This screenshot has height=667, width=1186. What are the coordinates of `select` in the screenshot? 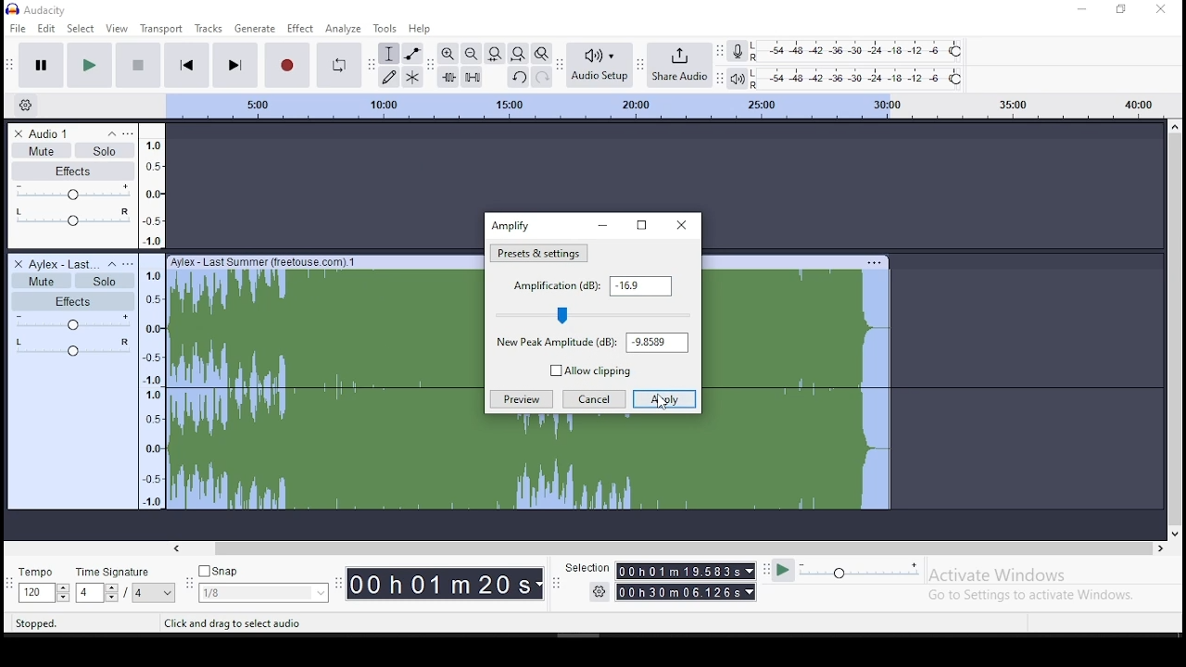 It's located at (82, 28).